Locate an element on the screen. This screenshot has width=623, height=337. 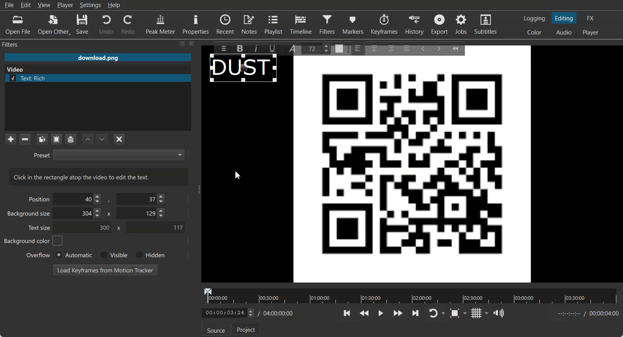
Drop down box is located at coordinates (444, 313).